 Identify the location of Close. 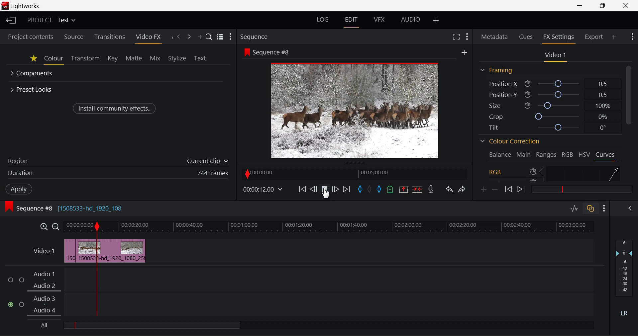
(626, 6).